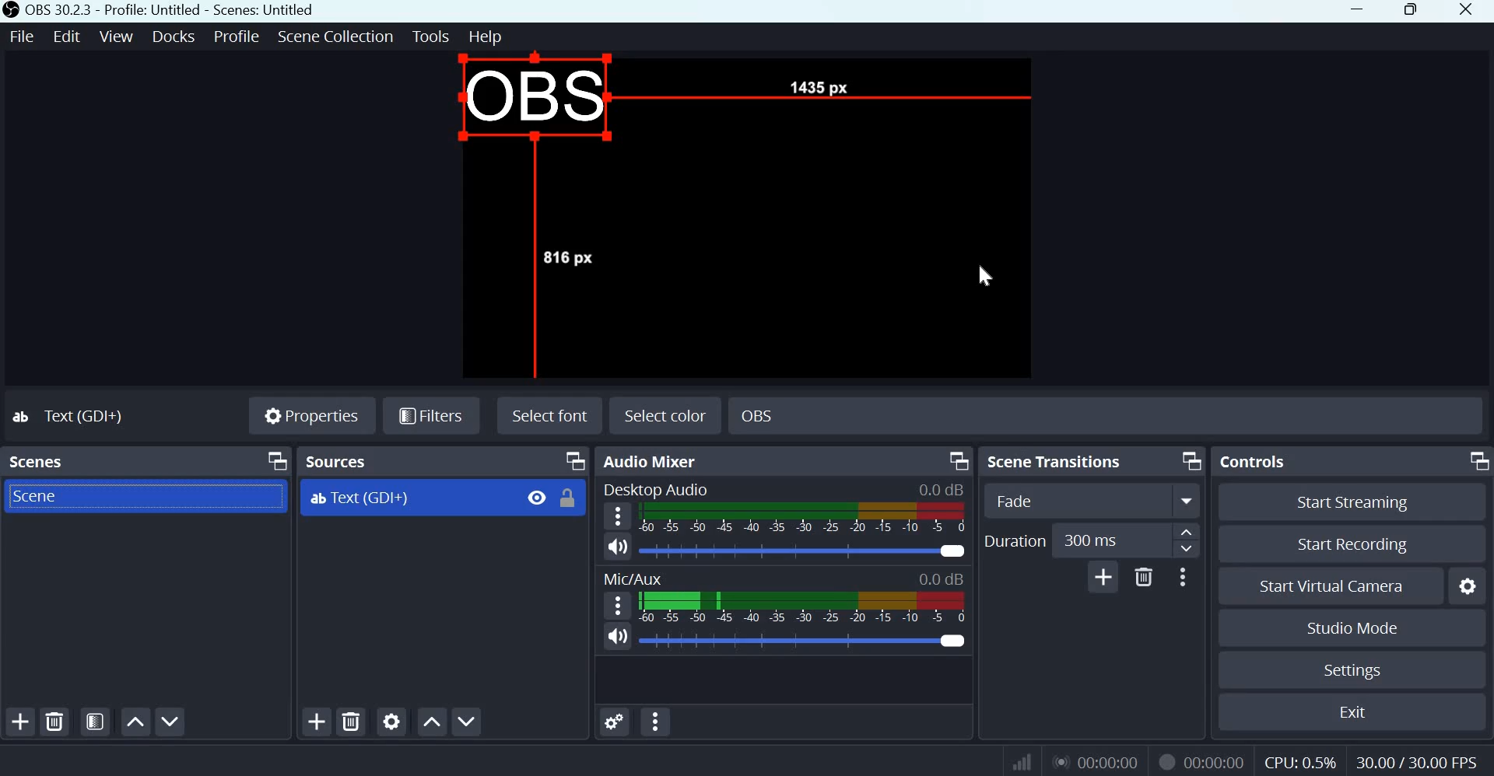 The image size is (1494, 776). What do you see at coordinates (619, 547) in the screenshot?
I see `Speaker icon` at bounding box center [619, 547].